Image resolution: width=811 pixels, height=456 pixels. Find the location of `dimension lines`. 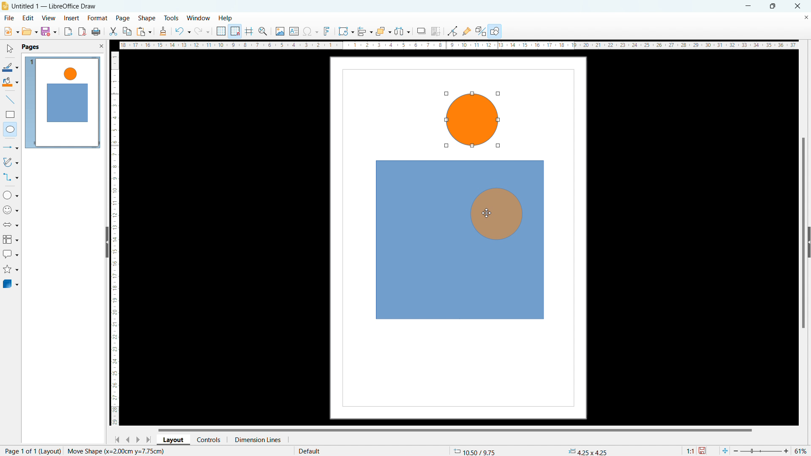

dimension lines is located at coordinates (257, 440).